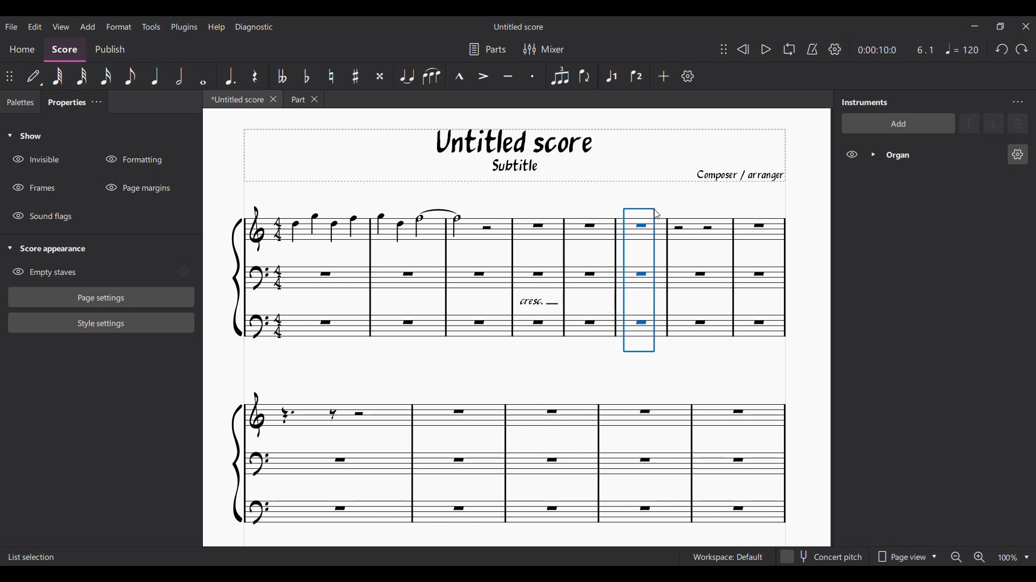 Image resolution: width=1036 pixels, height=582 pixels. Describe the element at coordinates (118, 26) in the screenshot. I see `Format menu` at that location.